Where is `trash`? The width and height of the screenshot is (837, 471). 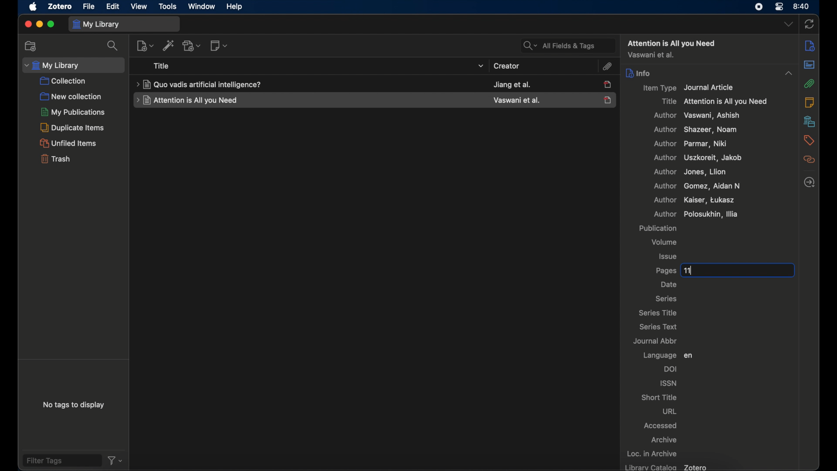 trash is located at coordinates (55, 158).